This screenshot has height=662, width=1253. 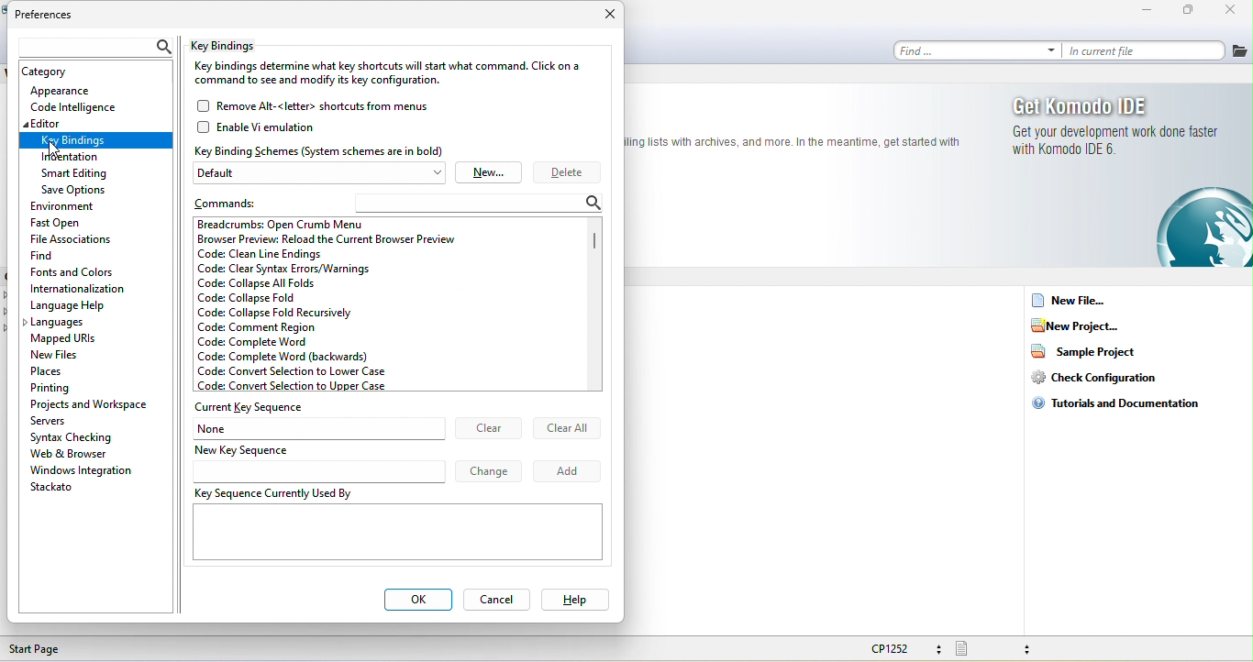 I want to click on language help, so click(x=86, y=305).